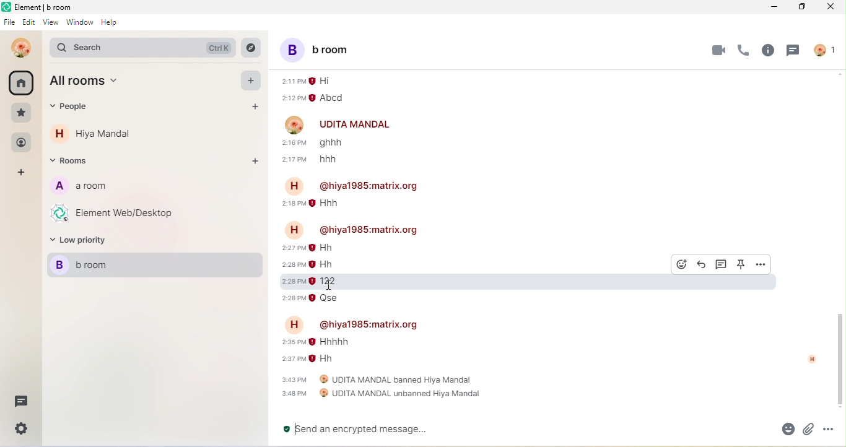 The image size is (846, 447). I want to click on add people, so click(256, 109).